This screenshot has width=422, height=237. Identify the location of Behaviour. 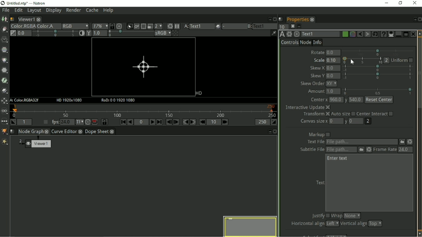
(95, 122).